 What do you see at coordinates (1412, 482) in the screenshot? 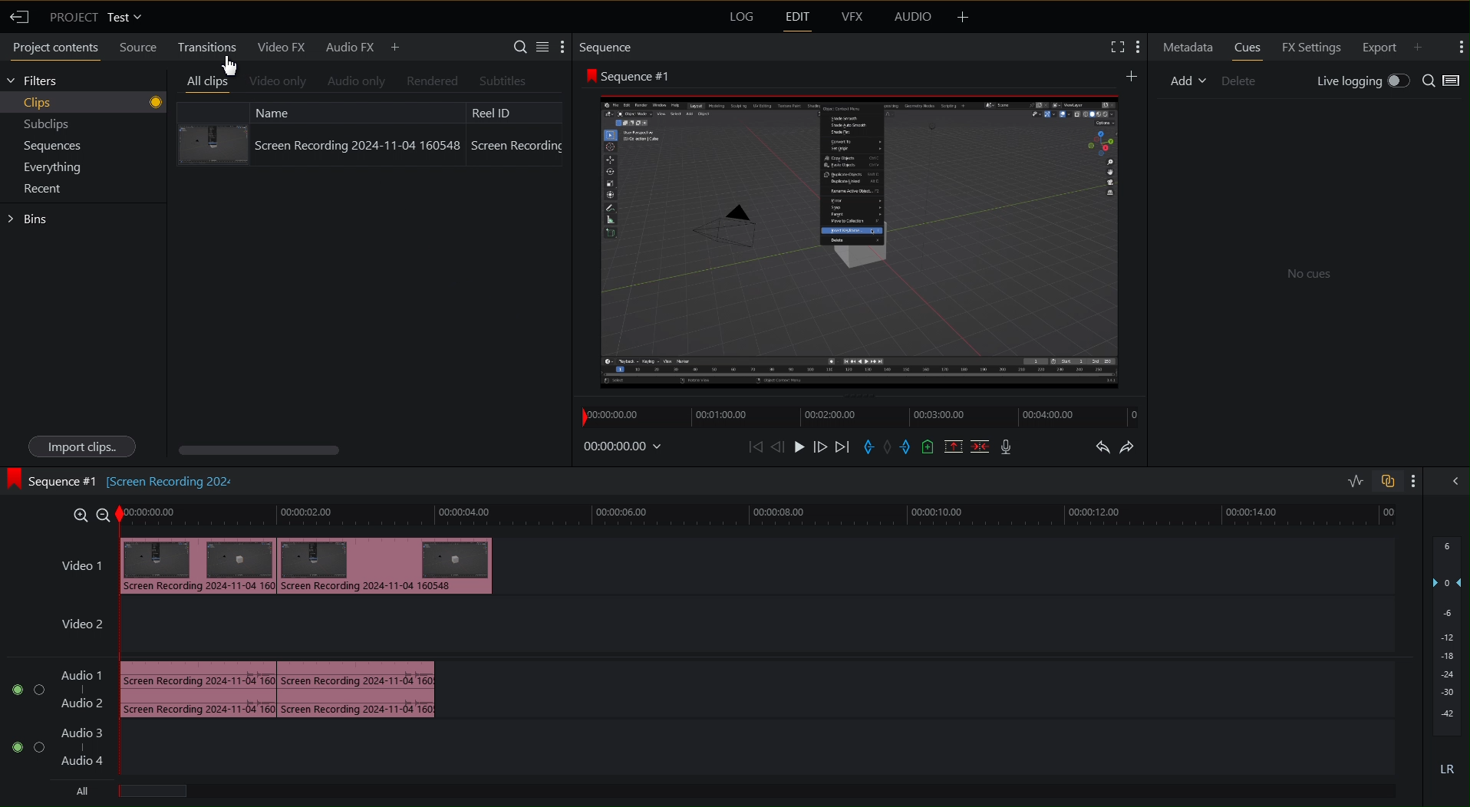
I see `More` at bounding box center [1412, 482].